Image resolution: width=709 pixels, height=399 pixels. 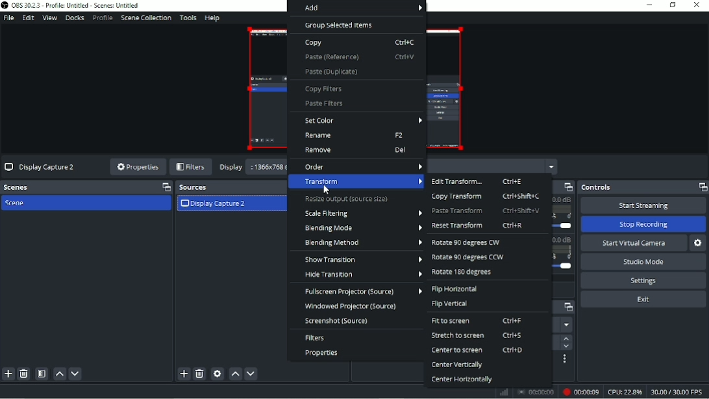 I want to click on Studio mode, so click(x=643, y=262).